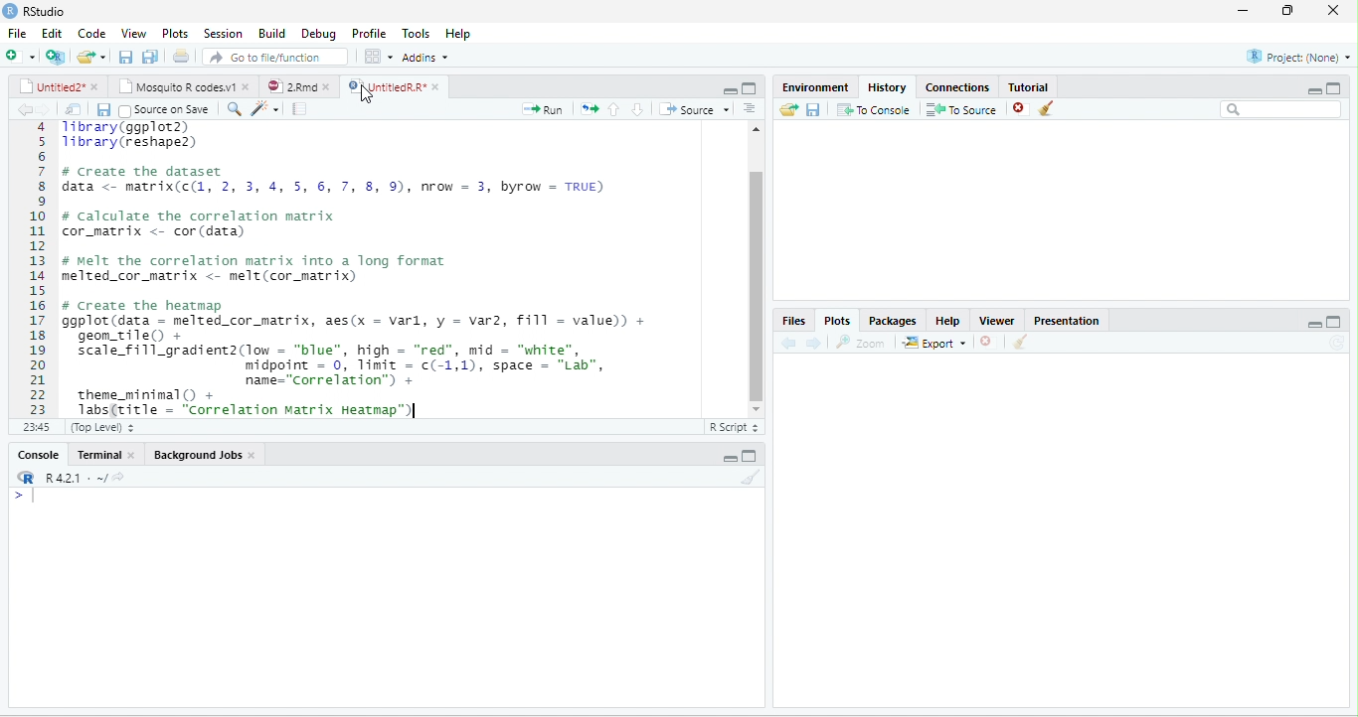 This screenshot has width=1358, height=717. I want to click on view, so click(135, 33).